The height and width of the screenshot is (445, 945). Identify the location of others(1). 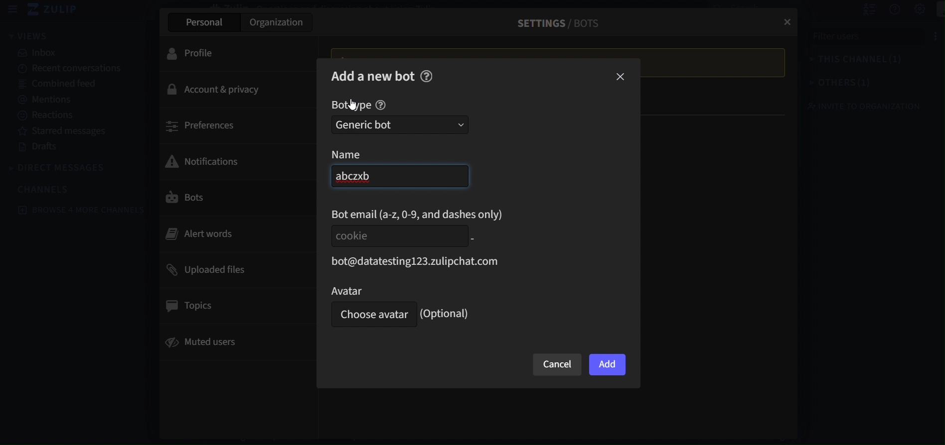
(830, 84).